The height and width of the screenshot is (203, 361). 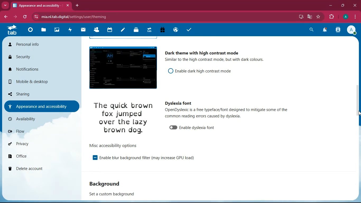 What do you see at coordinates (359, 102) in the screenshot?
I see `scroll bar` at bounding box center [359, 102].